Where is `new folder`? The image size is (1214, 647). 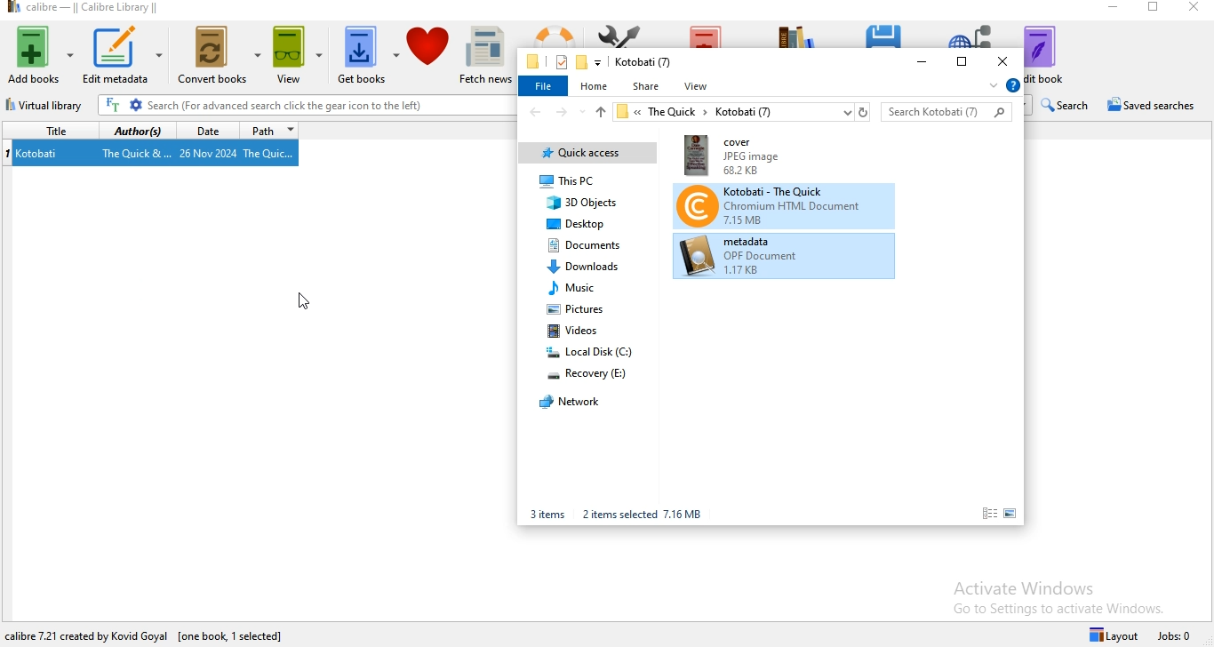 new folder is located at coordinates (581, 61).